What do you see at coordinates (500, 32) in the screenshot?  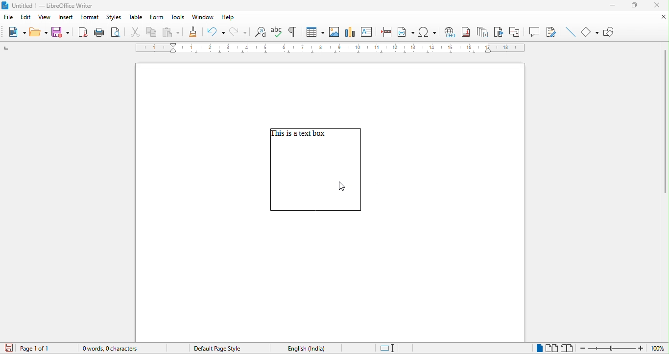 I see `bookmark` at bounding box center [500, 32].